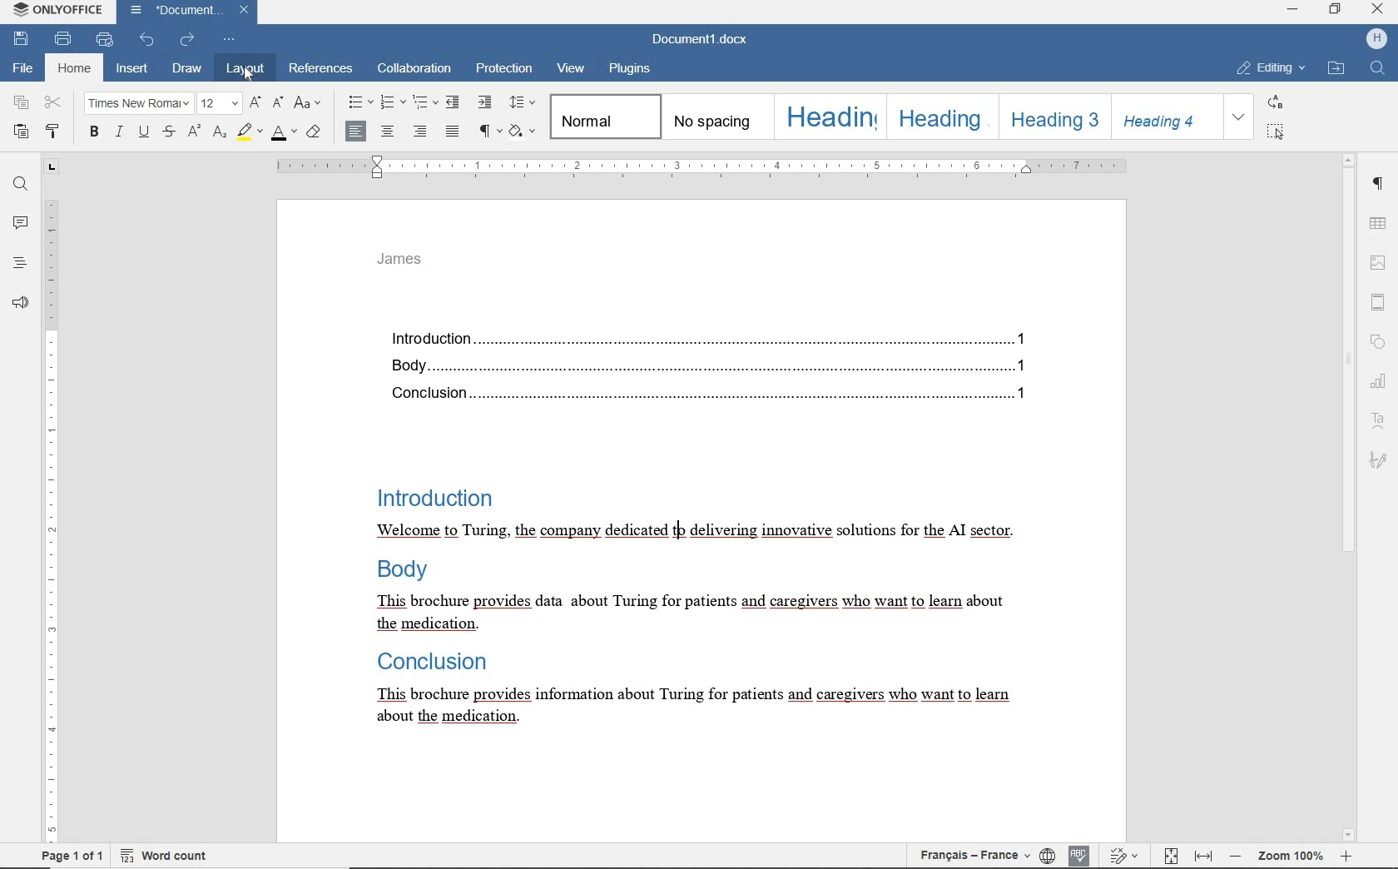  What do you see at coordinates (1380, 382) in the screenshot?
I see `chart` at bounding box center [1380, 382].